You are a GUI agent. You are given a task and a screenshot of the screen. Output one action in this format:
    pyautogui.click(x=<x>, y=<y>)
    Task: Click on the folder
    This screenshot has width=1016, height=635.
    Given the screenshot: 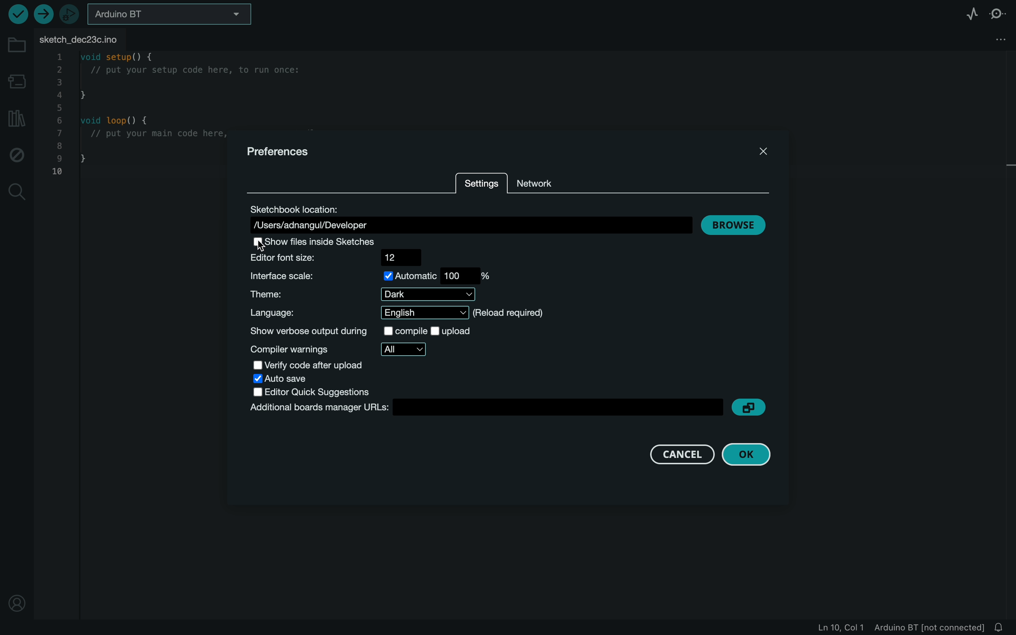 What is the action you would take?
    pyautogui.click(x=16, y=45)
    